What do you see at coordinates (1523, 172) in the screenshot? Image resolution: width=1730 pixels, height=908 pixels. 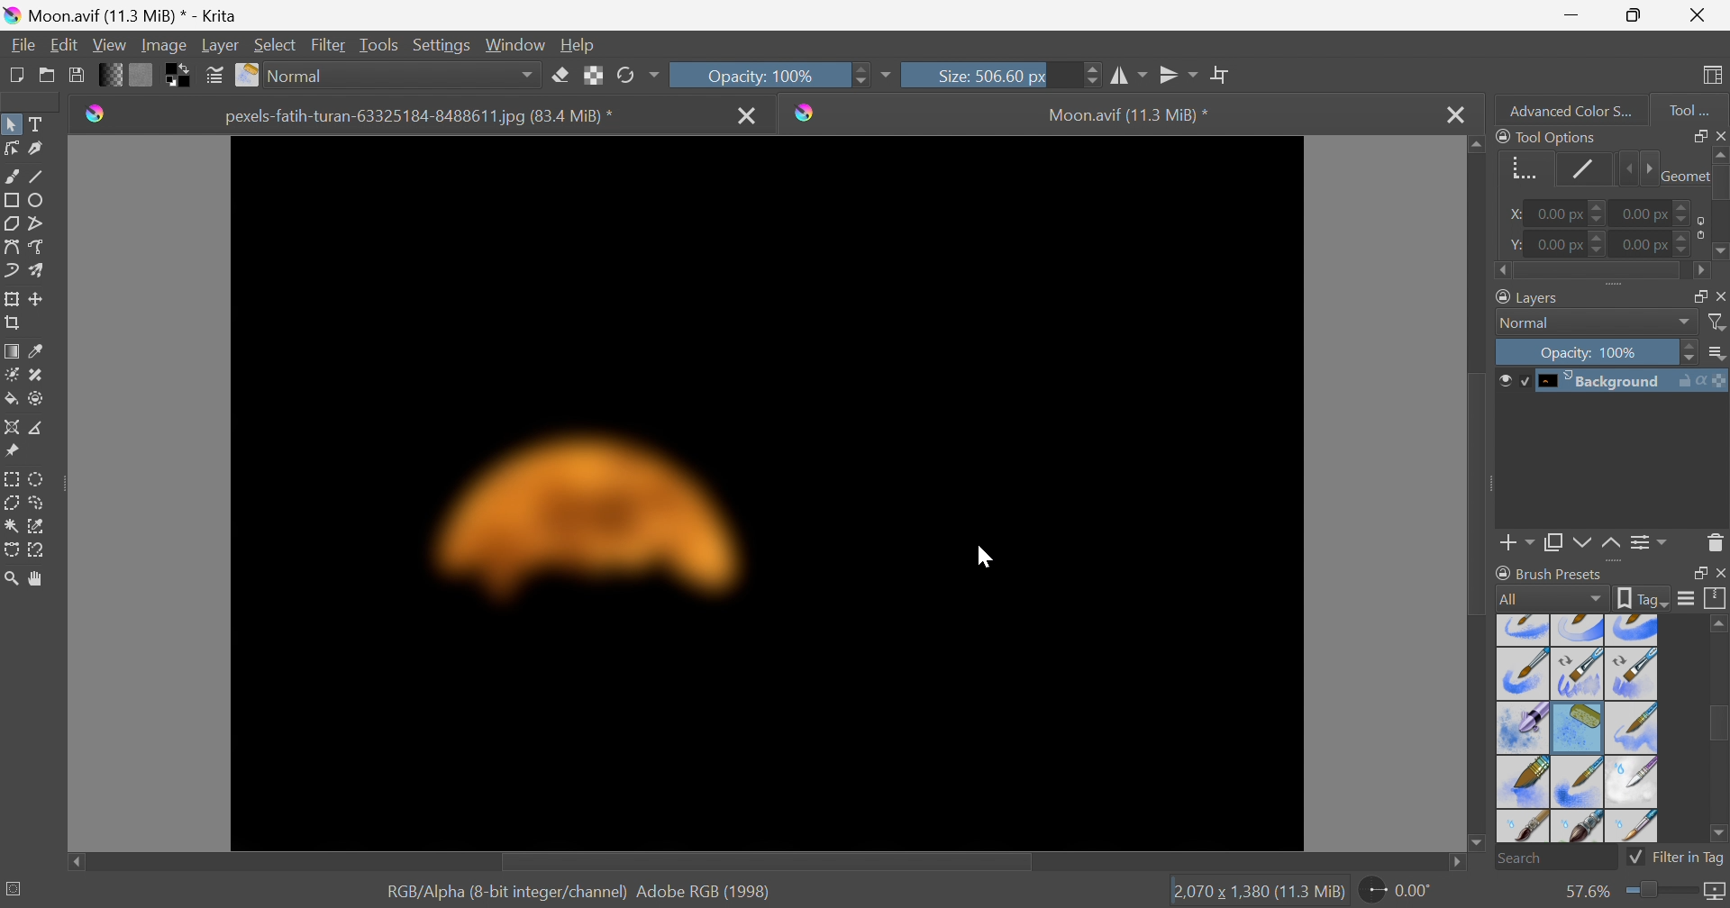 I see `Geometry` at bounding box center [1523, 172].